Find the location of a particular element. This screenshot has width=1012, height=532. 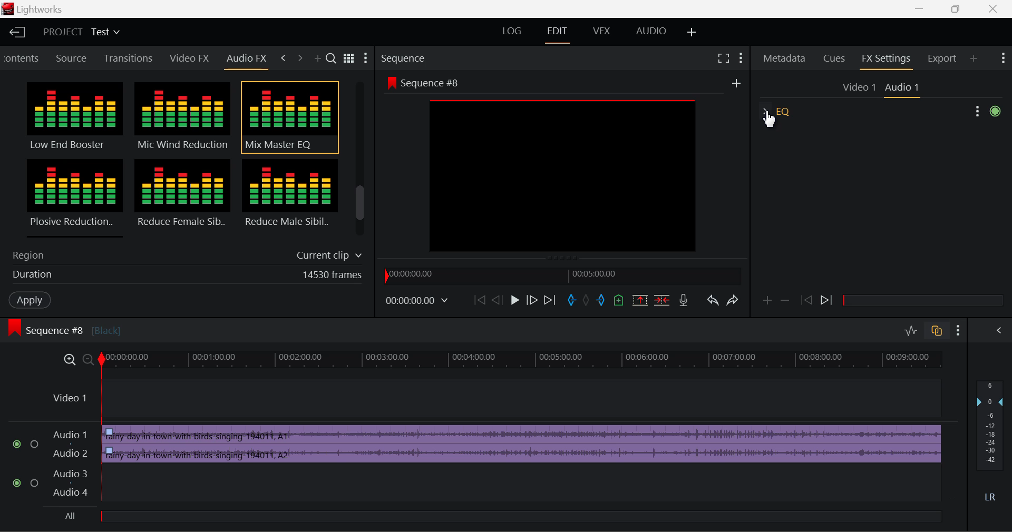

Mart Out is located at coordinates (602, 300).